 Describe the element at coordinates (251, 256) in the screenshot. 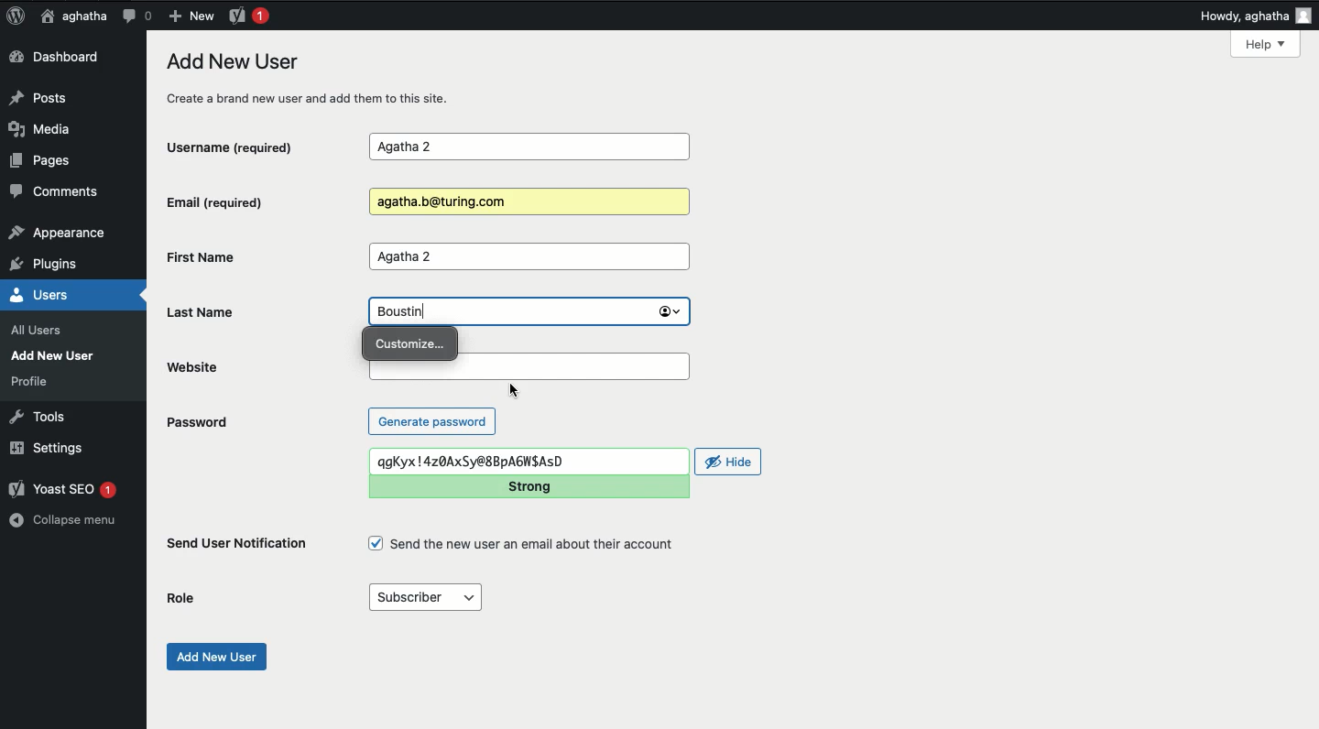

I see `First Name` at that location.